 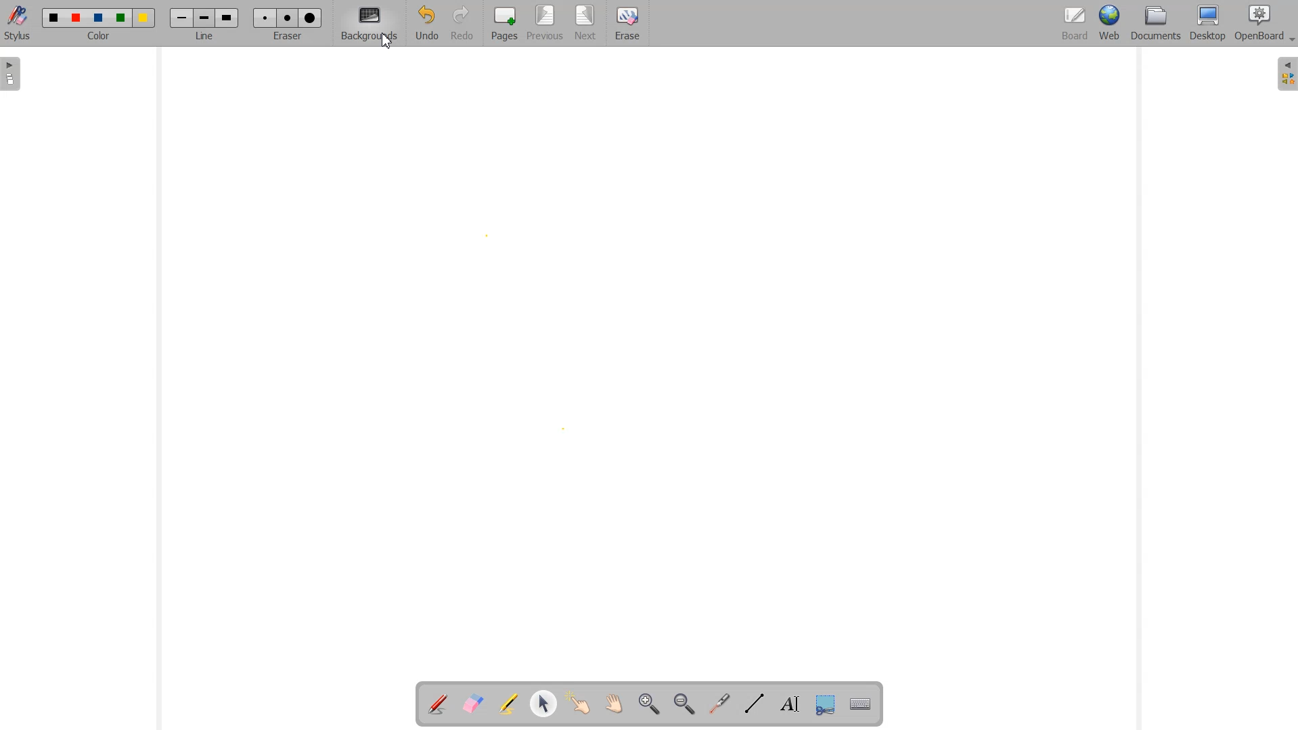 What do you see at coordinates (547, 24) in the screenshot?
I see `Previous` at bounding box center [547, 24].